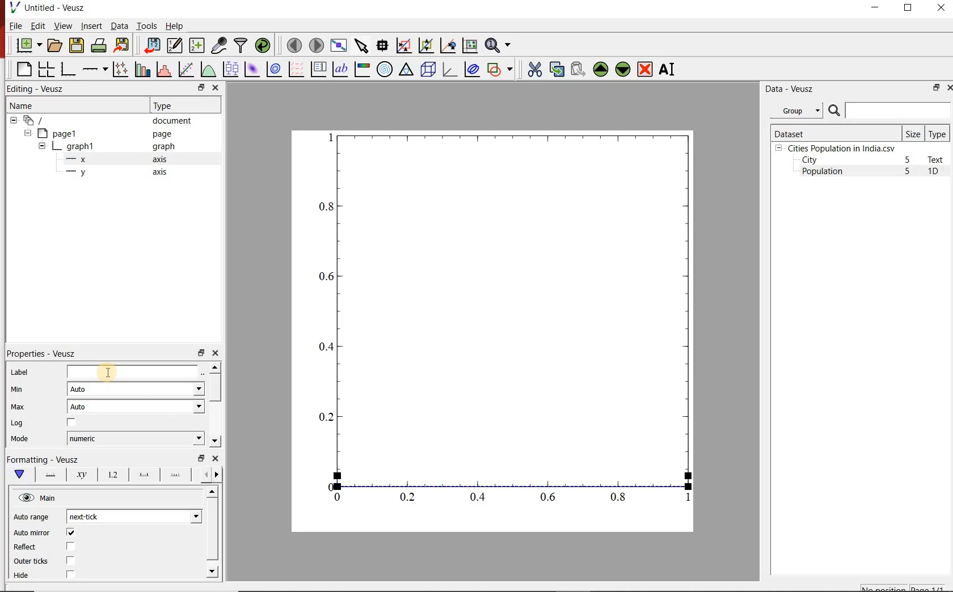 Image resolution: width=953 pixels, height=592 pixels. Describe the element at coordinates (913, 133) in the screenshot. I see `Size` at that location.